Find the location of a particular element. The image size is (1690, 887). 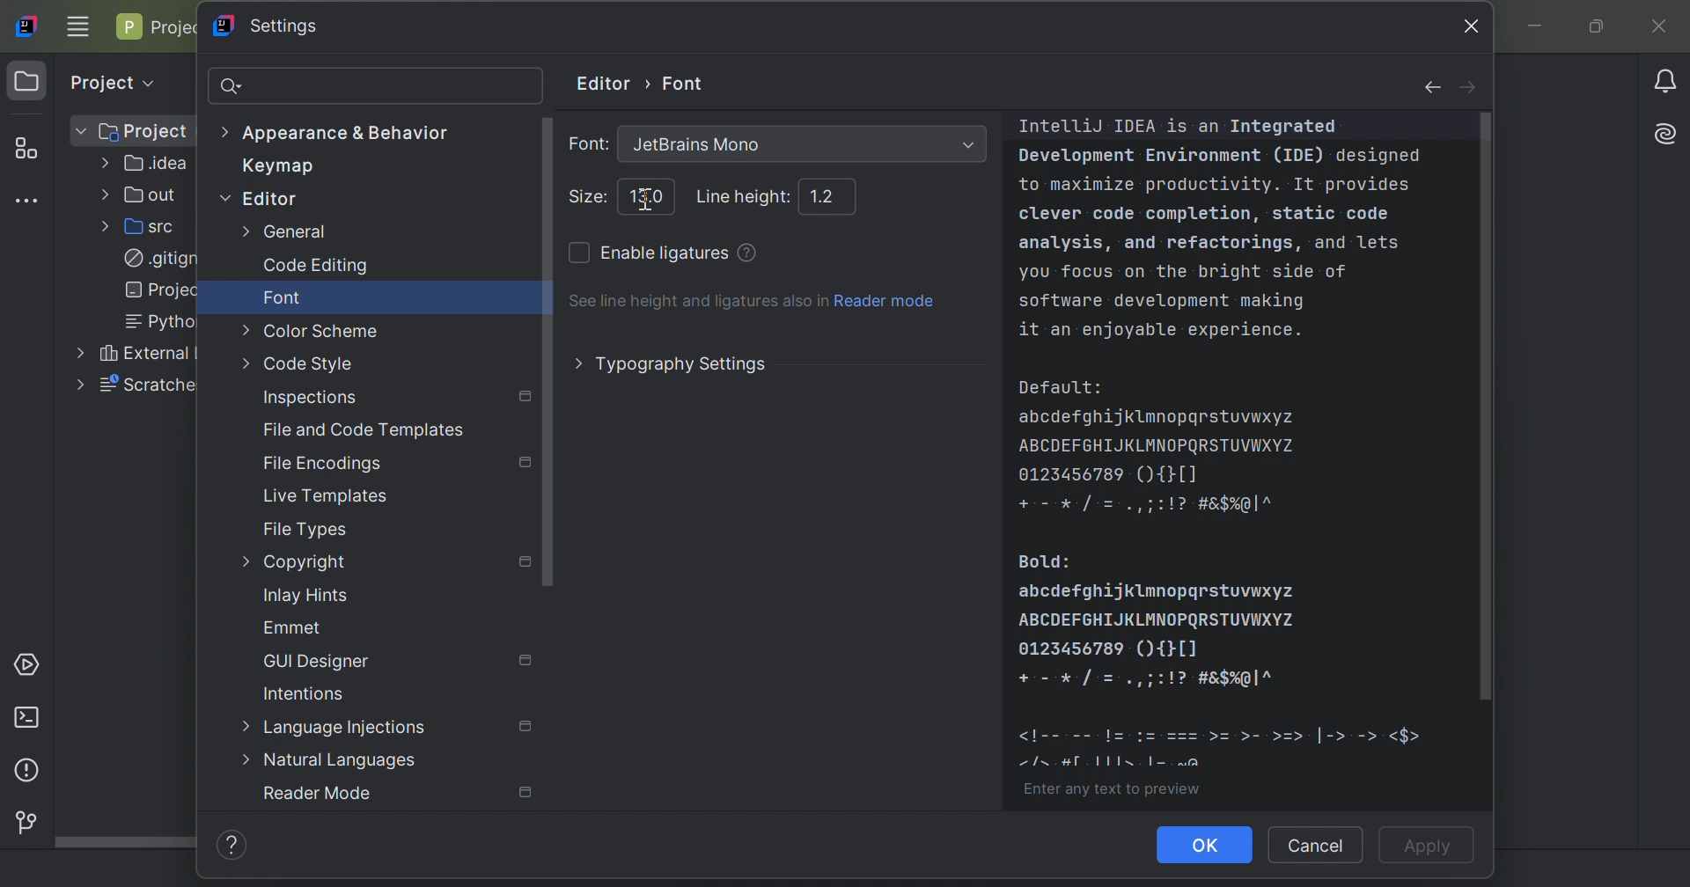

Copyright is located at coordinates (296, 563).